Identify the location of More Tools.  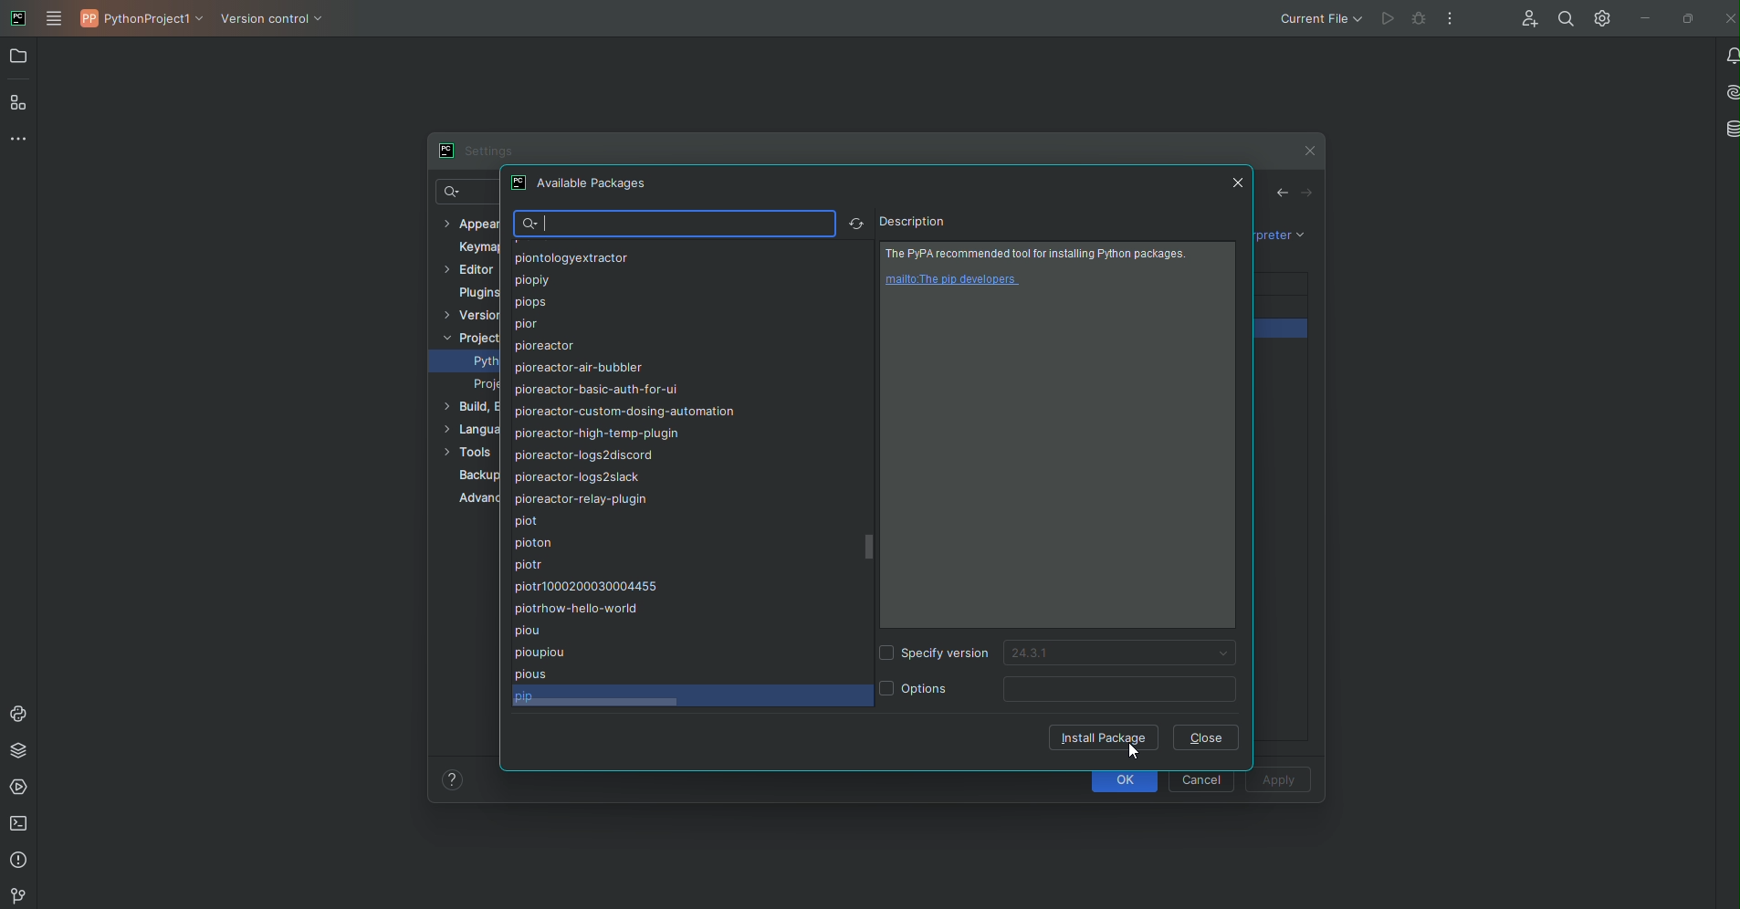
(17, 142).